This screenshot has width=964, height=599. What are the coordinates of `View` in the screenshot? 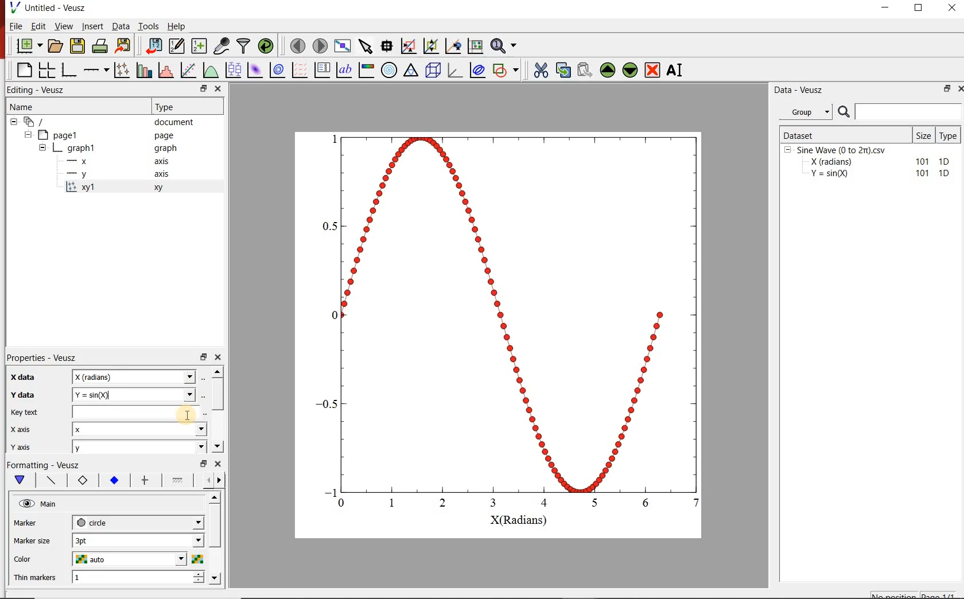 It's located at (64, 26).